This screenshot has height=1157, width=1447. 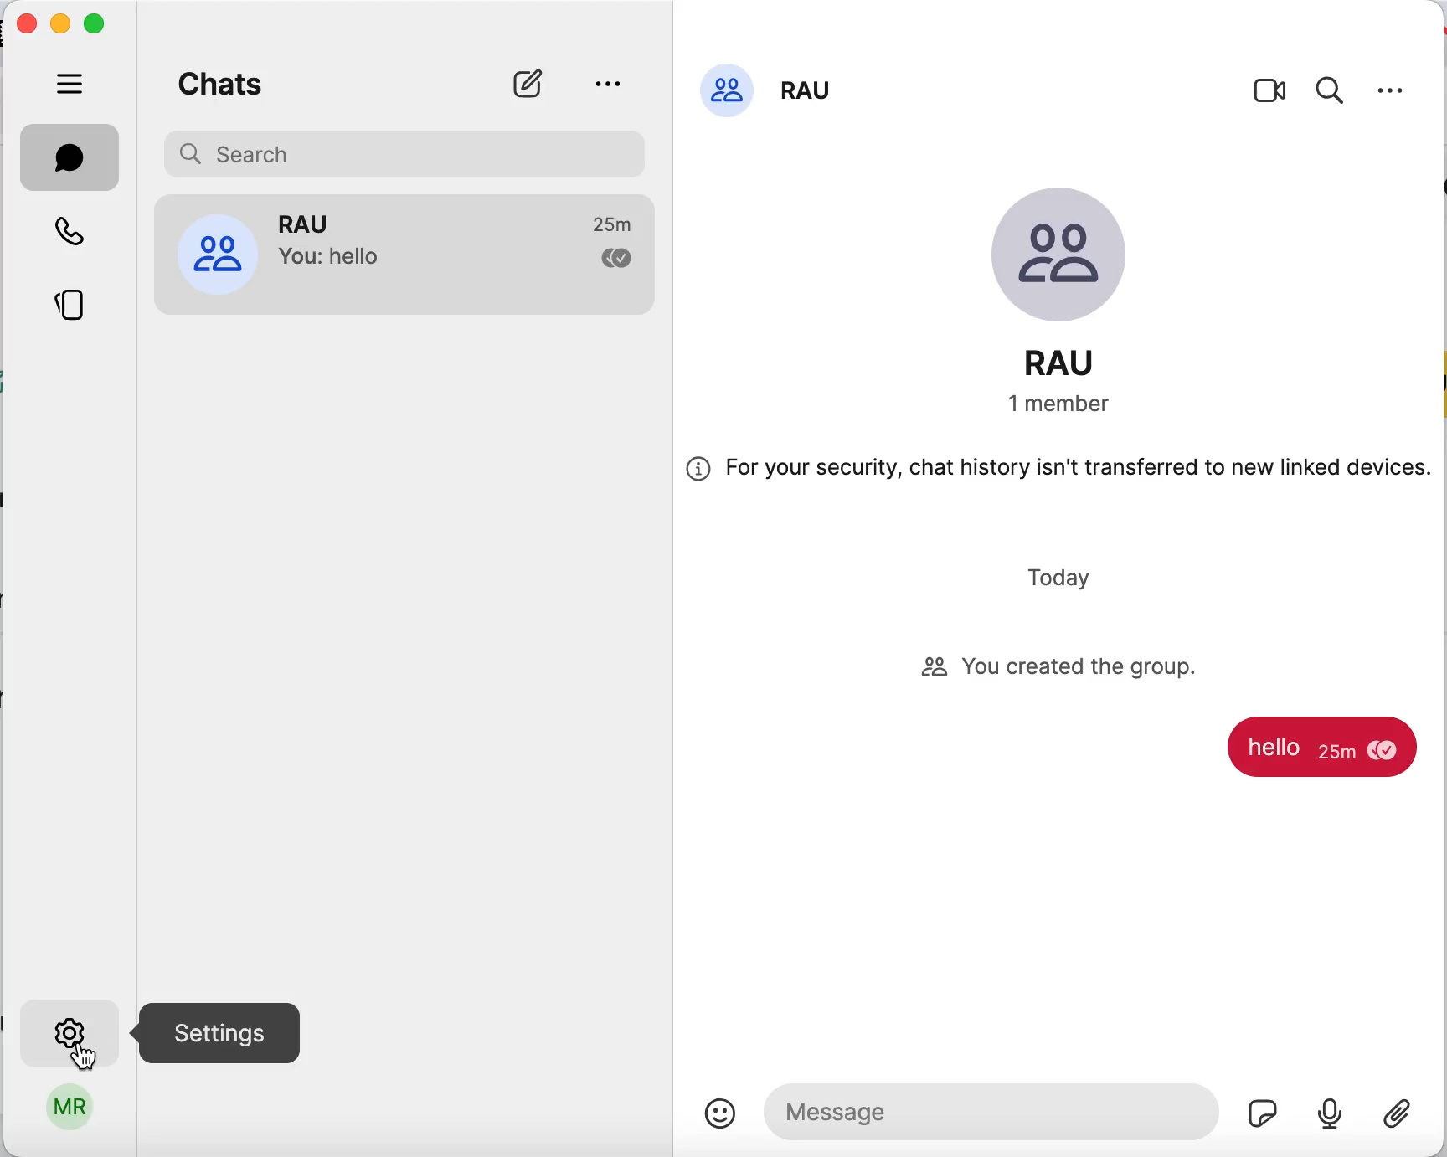 What do you see at coordinates (1407, 1123) in the screenshot?
I see `attach` at bounding box center [1407, 1123].